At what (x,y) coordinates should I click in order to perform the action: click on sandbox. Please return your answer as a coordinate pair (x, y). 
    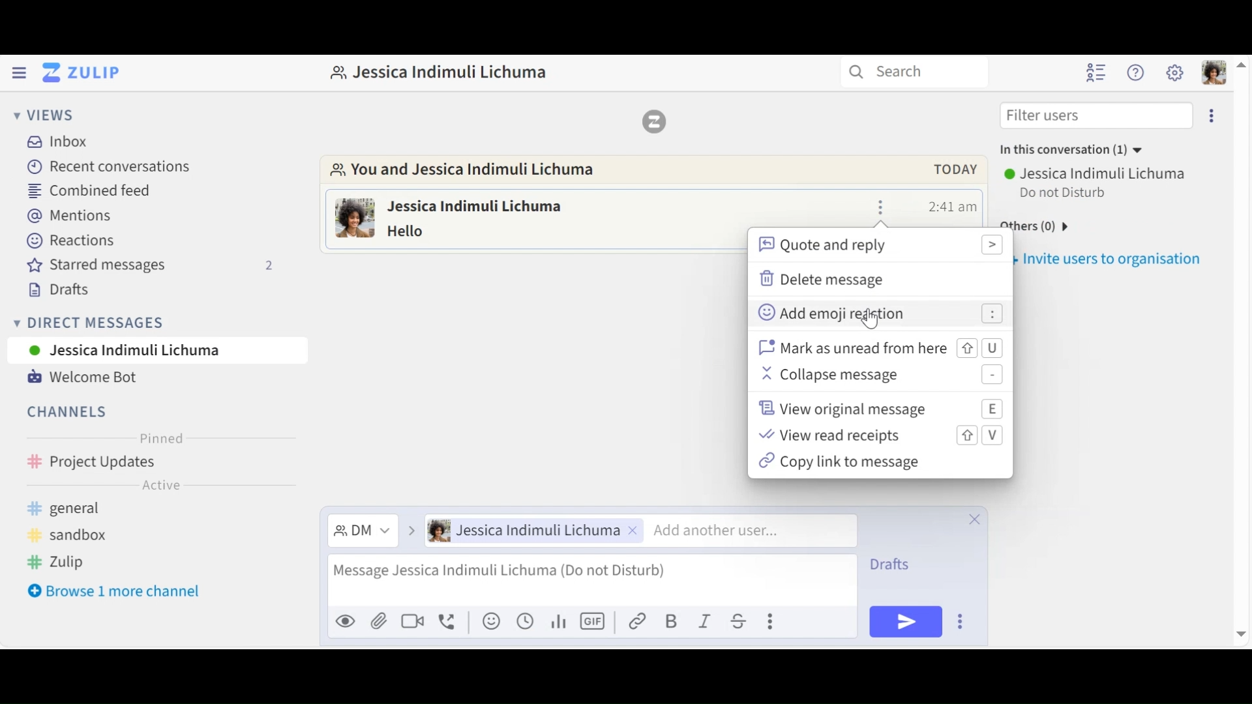
    Looking at the image, I should click on (74, 536).